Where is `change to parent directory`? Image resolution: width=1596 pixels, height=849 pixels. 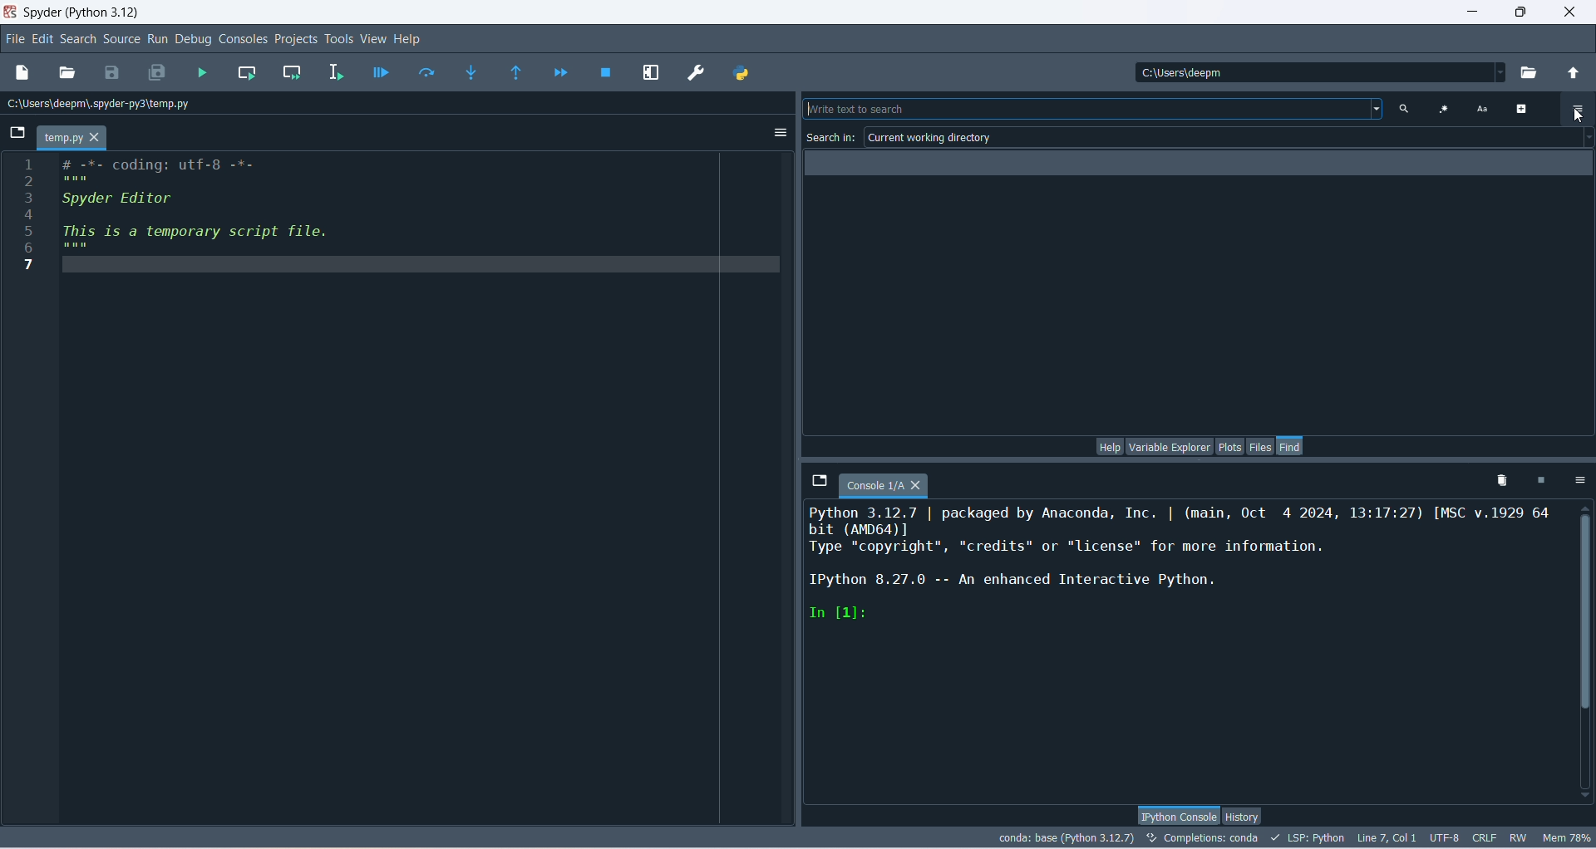 change to parent directory is located at coordinates (1574, 75).